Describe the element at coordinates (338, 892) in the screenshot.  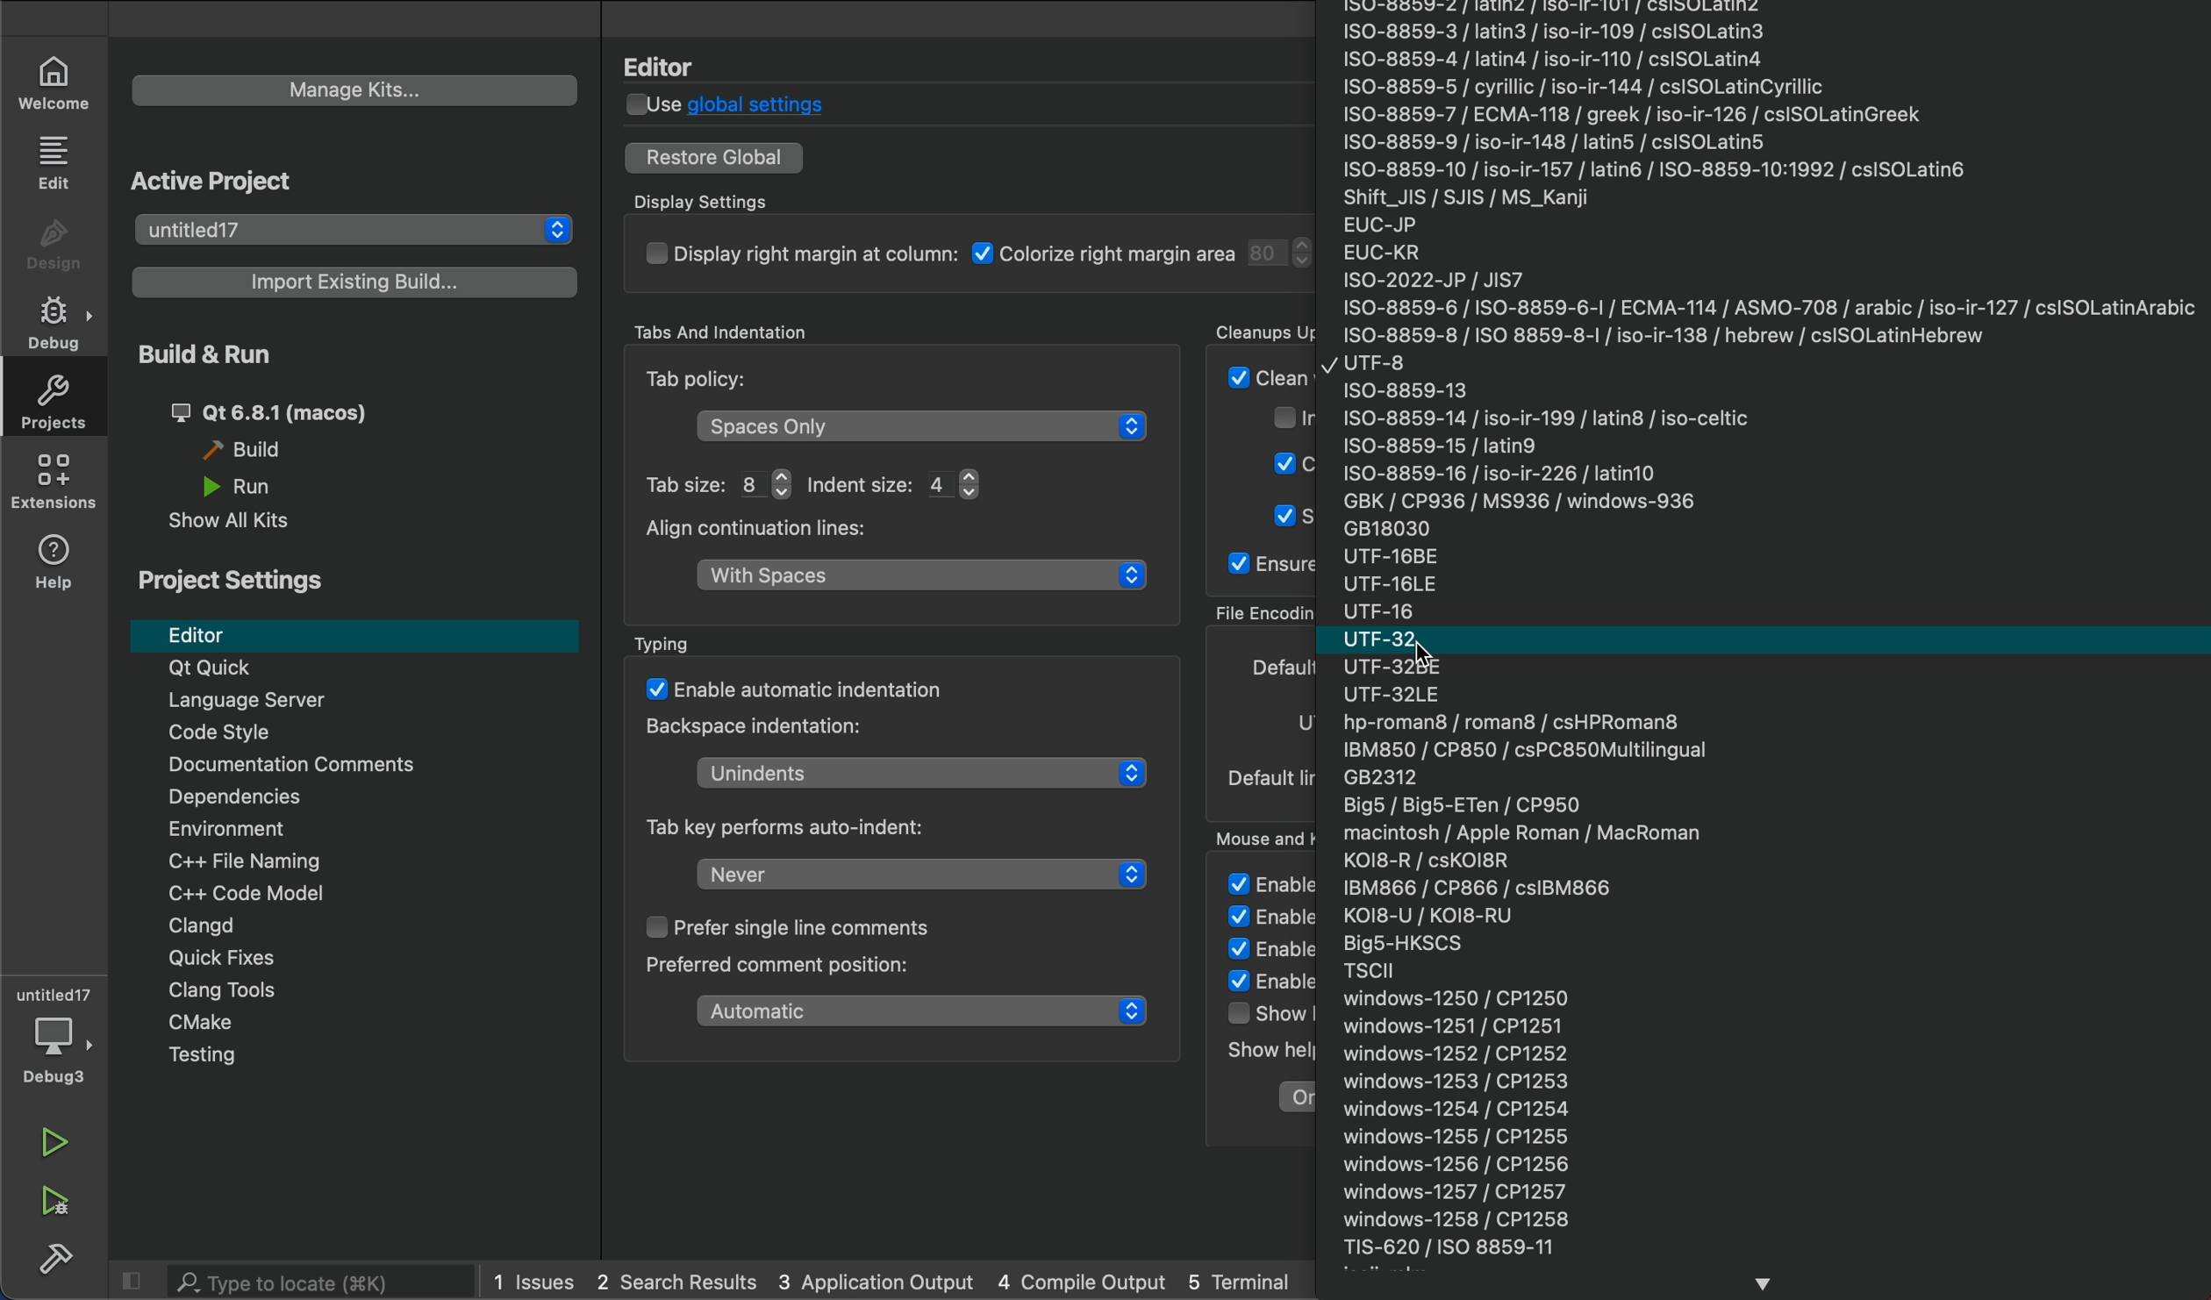
I see `code modal` at that location.